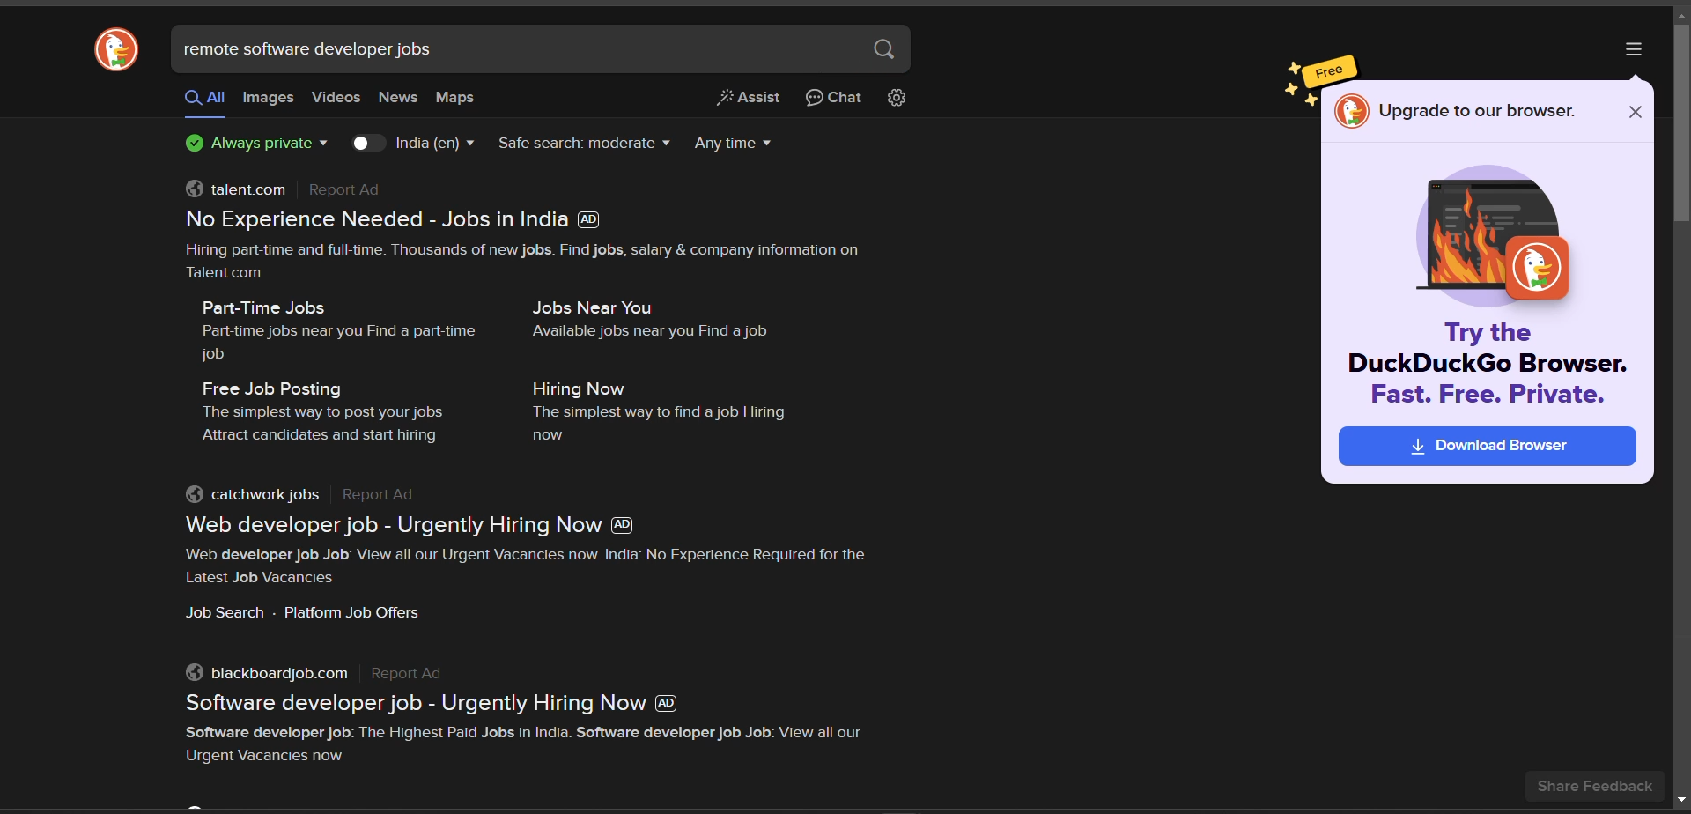 The height and width of the screenshot is (814, 1691). I want to click on country, so click(439, 145).